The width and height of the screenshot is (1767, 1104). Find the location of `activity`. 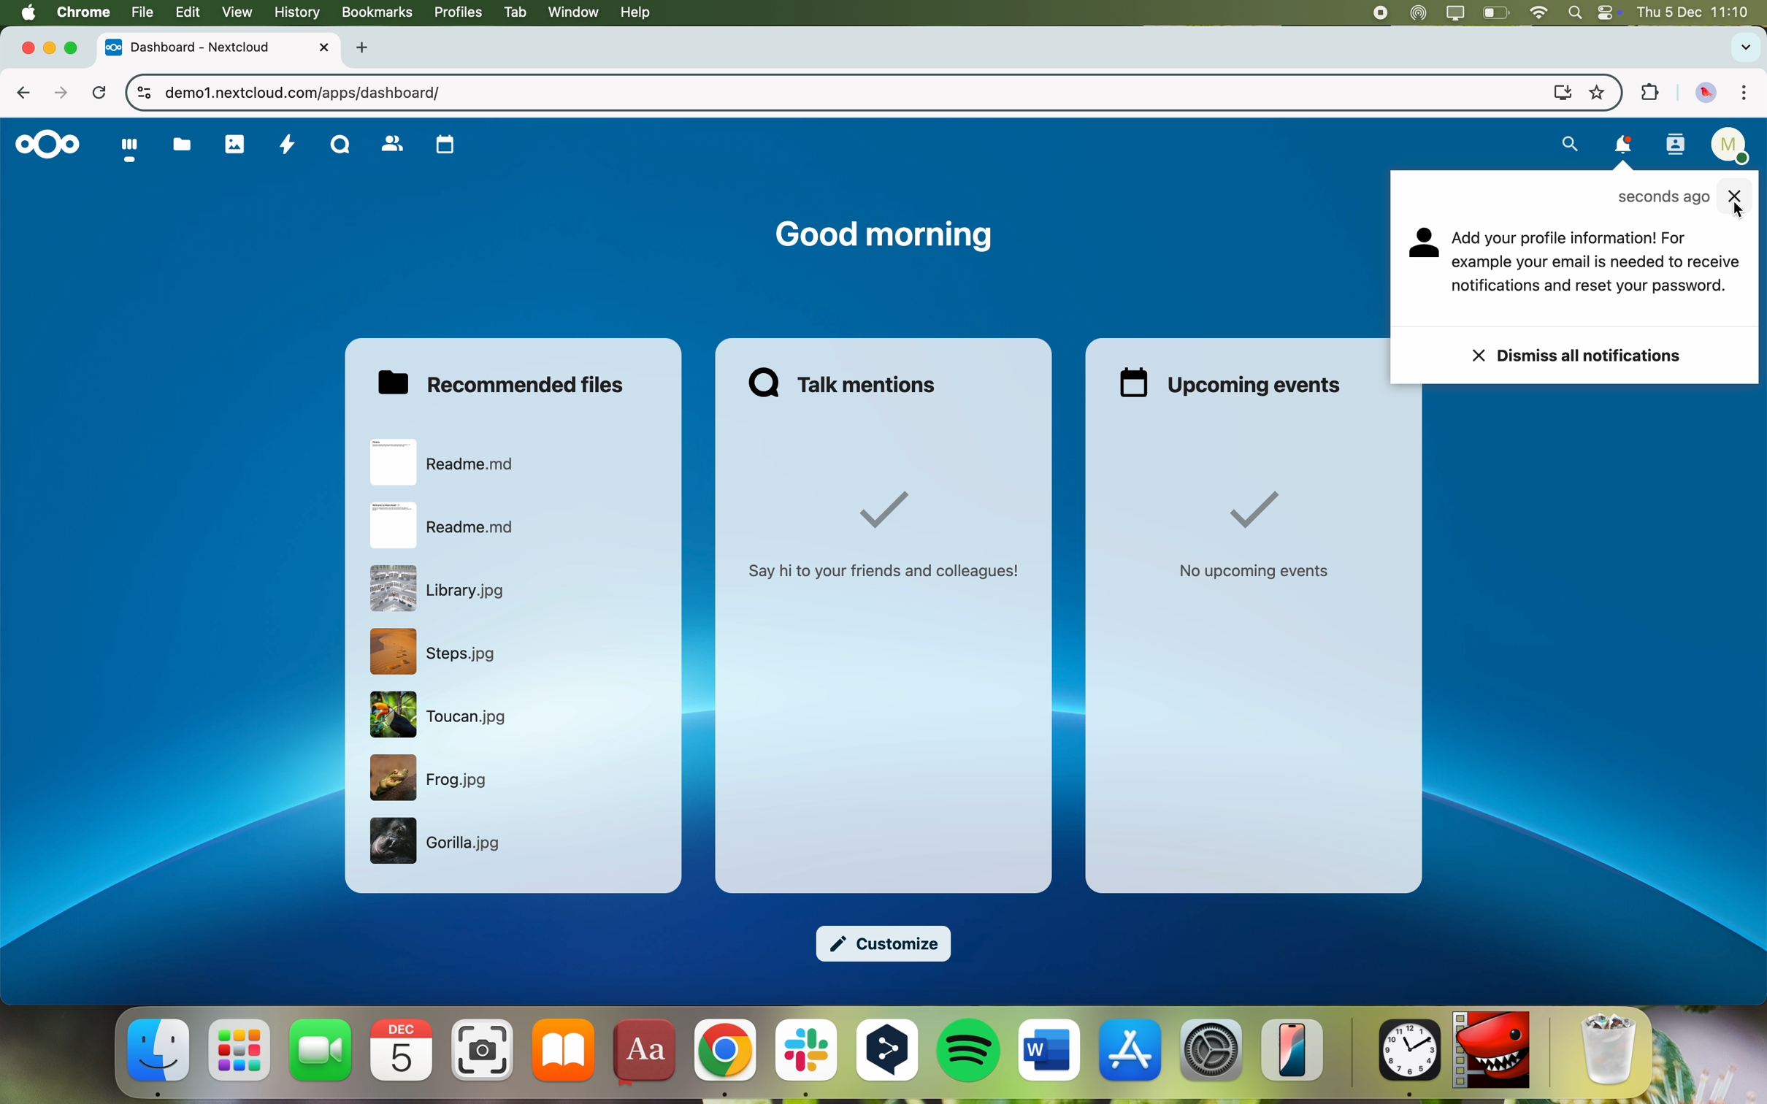

activity is located at coordinates (287, 146).